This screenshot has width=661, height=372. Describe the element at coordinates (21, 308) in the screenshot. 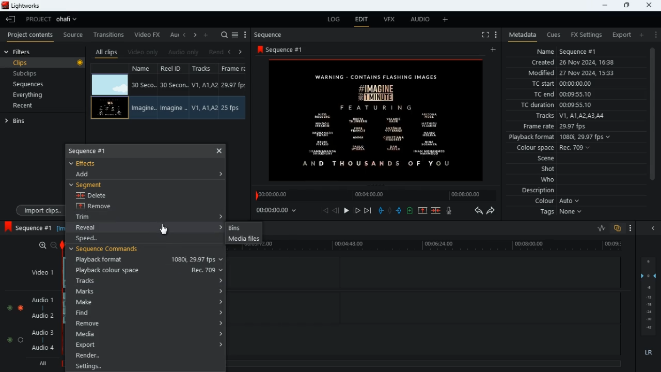

I see `toggle` at that location.